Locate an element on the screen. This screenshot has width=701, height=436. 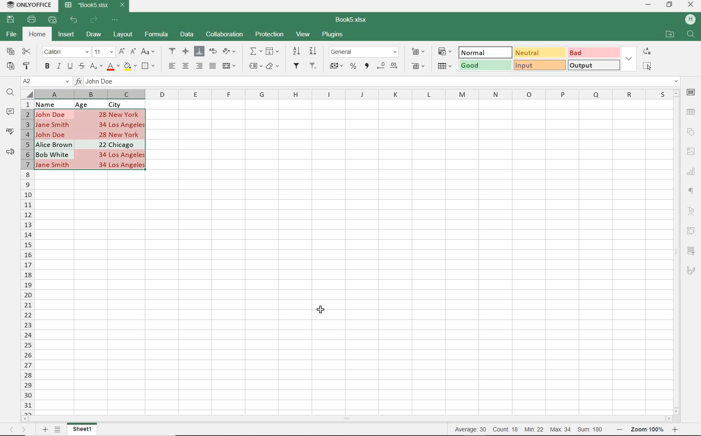
WRAP TEXT is located at coordinates (213, 52).